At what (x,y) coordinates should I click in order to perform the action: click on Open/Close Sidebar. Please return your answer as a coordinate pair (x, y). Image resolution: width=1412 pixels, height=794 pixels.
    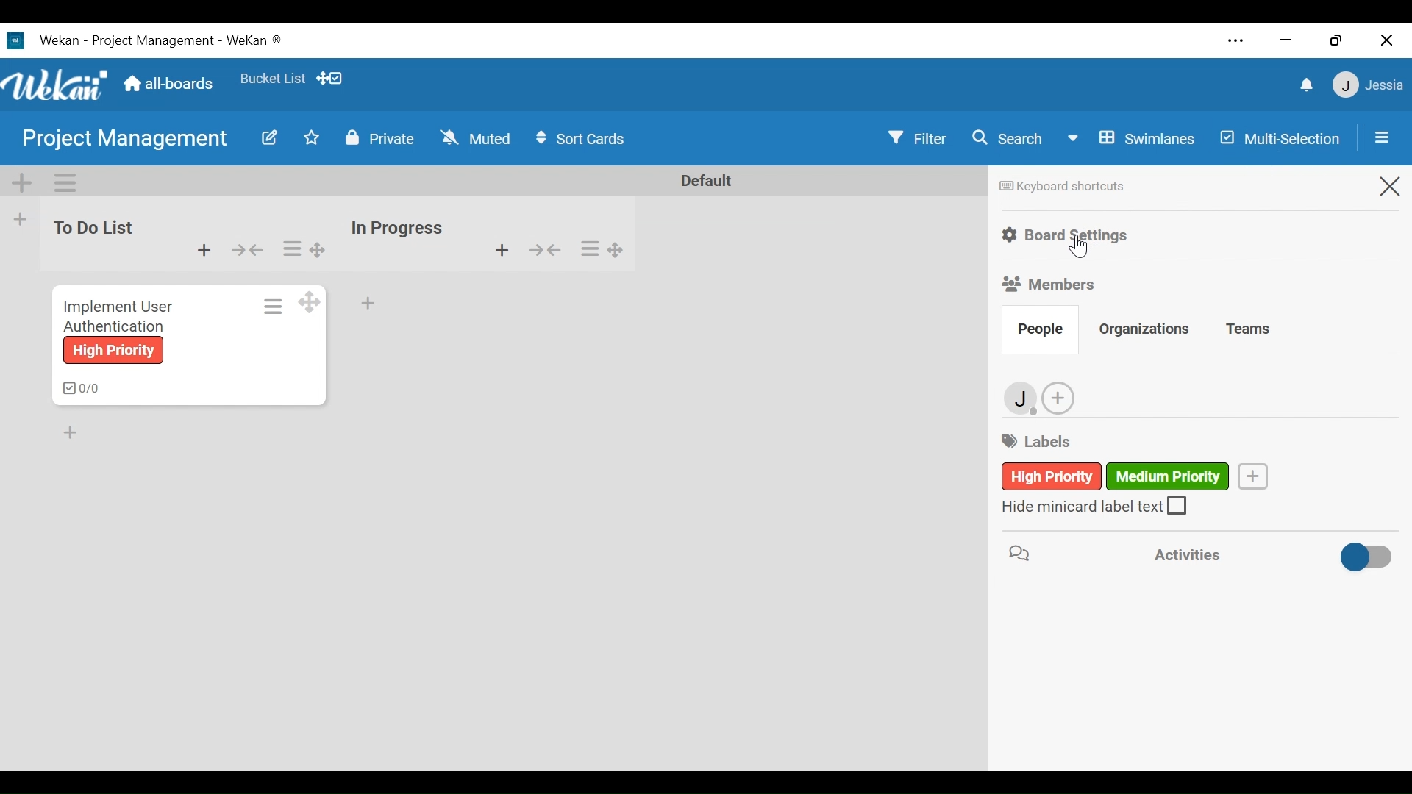
    Looking at the image, I should click on (1380, 137).